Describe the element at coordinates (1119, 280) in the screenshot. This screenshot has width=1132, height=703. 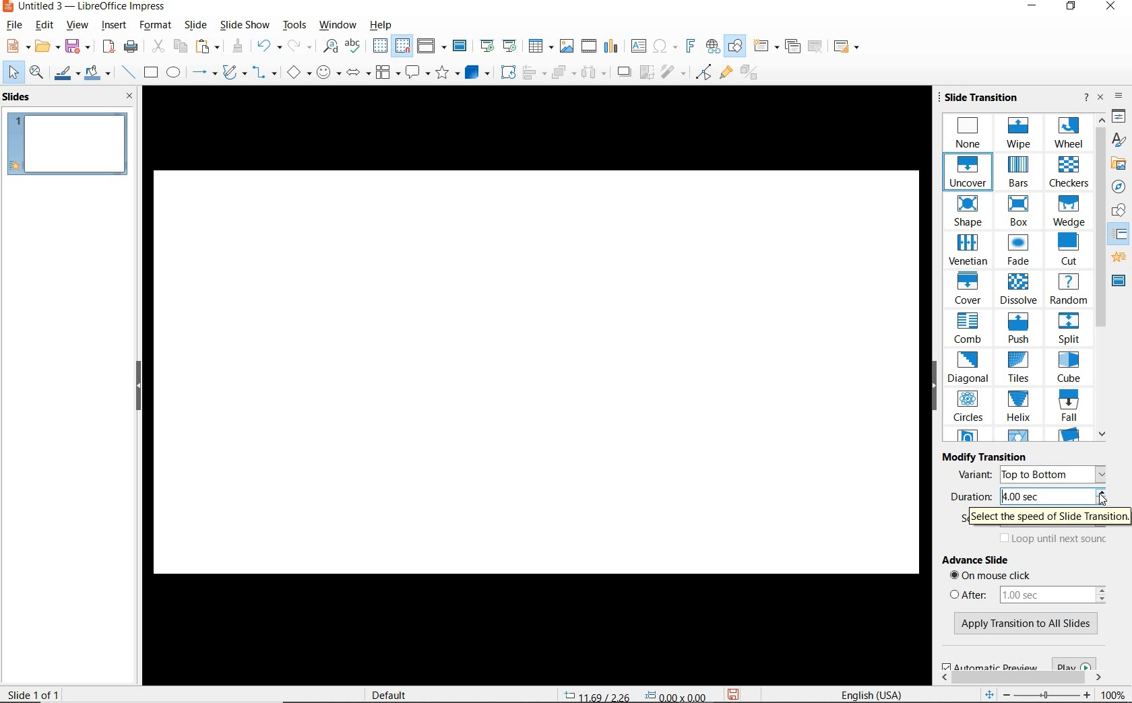
I see `master slide` at that location.